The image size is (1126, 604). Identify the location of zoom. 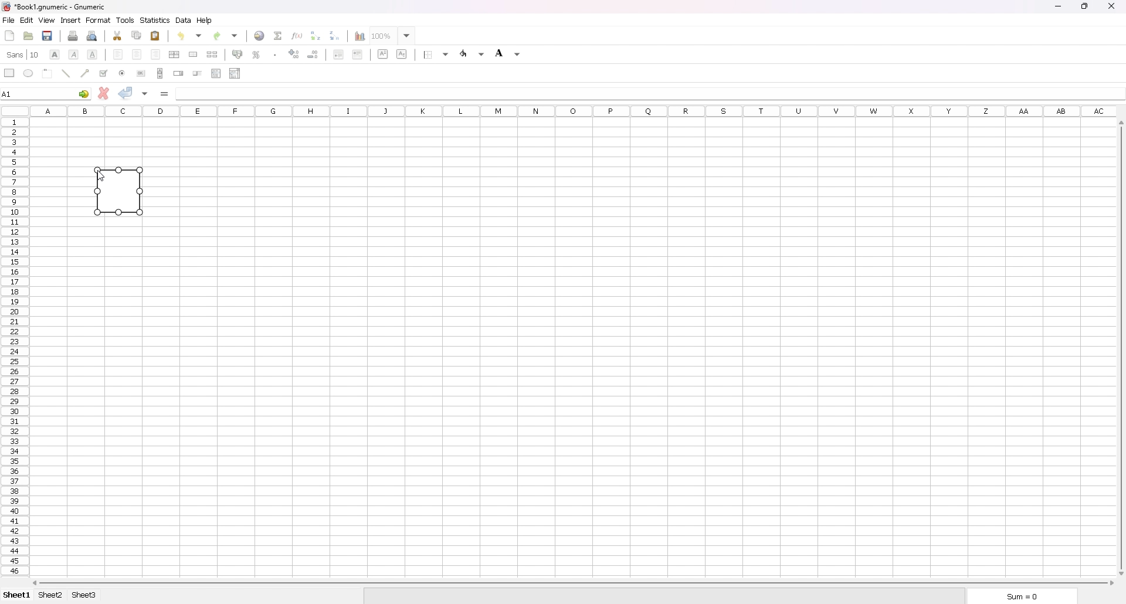
(392, 35).